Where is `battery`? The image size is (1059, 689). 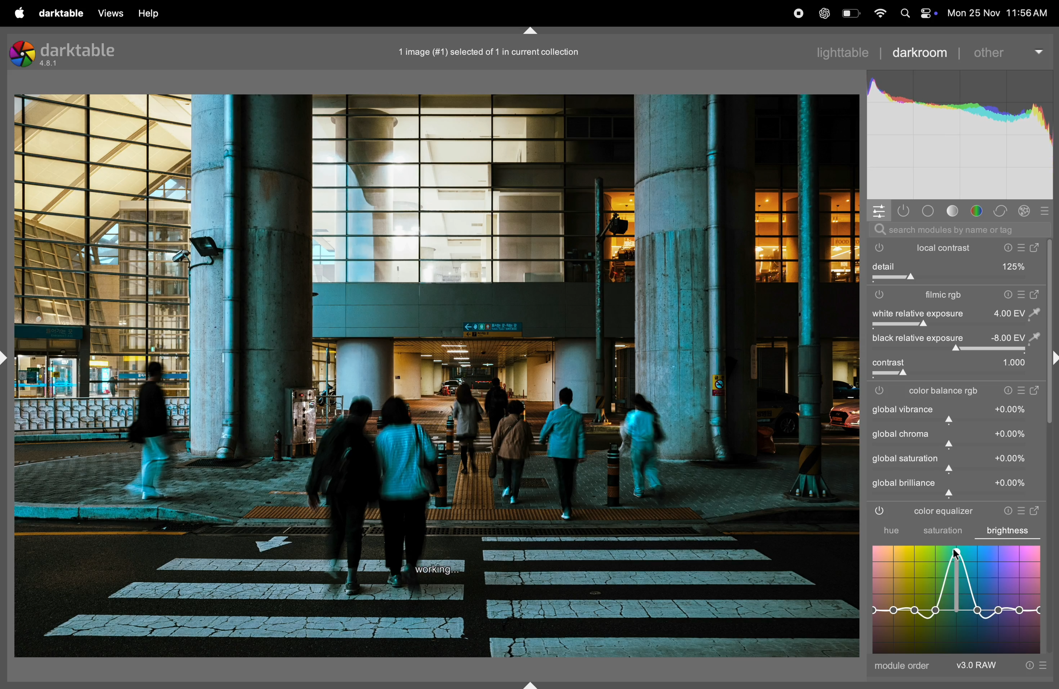
battery is located at coordinates (850, 13).